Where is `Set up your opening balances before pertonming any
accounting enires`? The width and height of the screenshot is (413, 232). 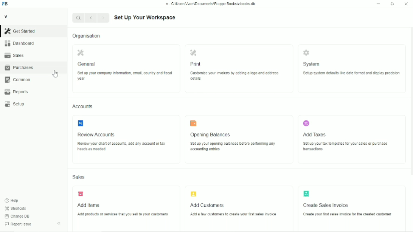 Set up your opening balances before pertonming any
accounting enires is located at coordinates (233, 147).